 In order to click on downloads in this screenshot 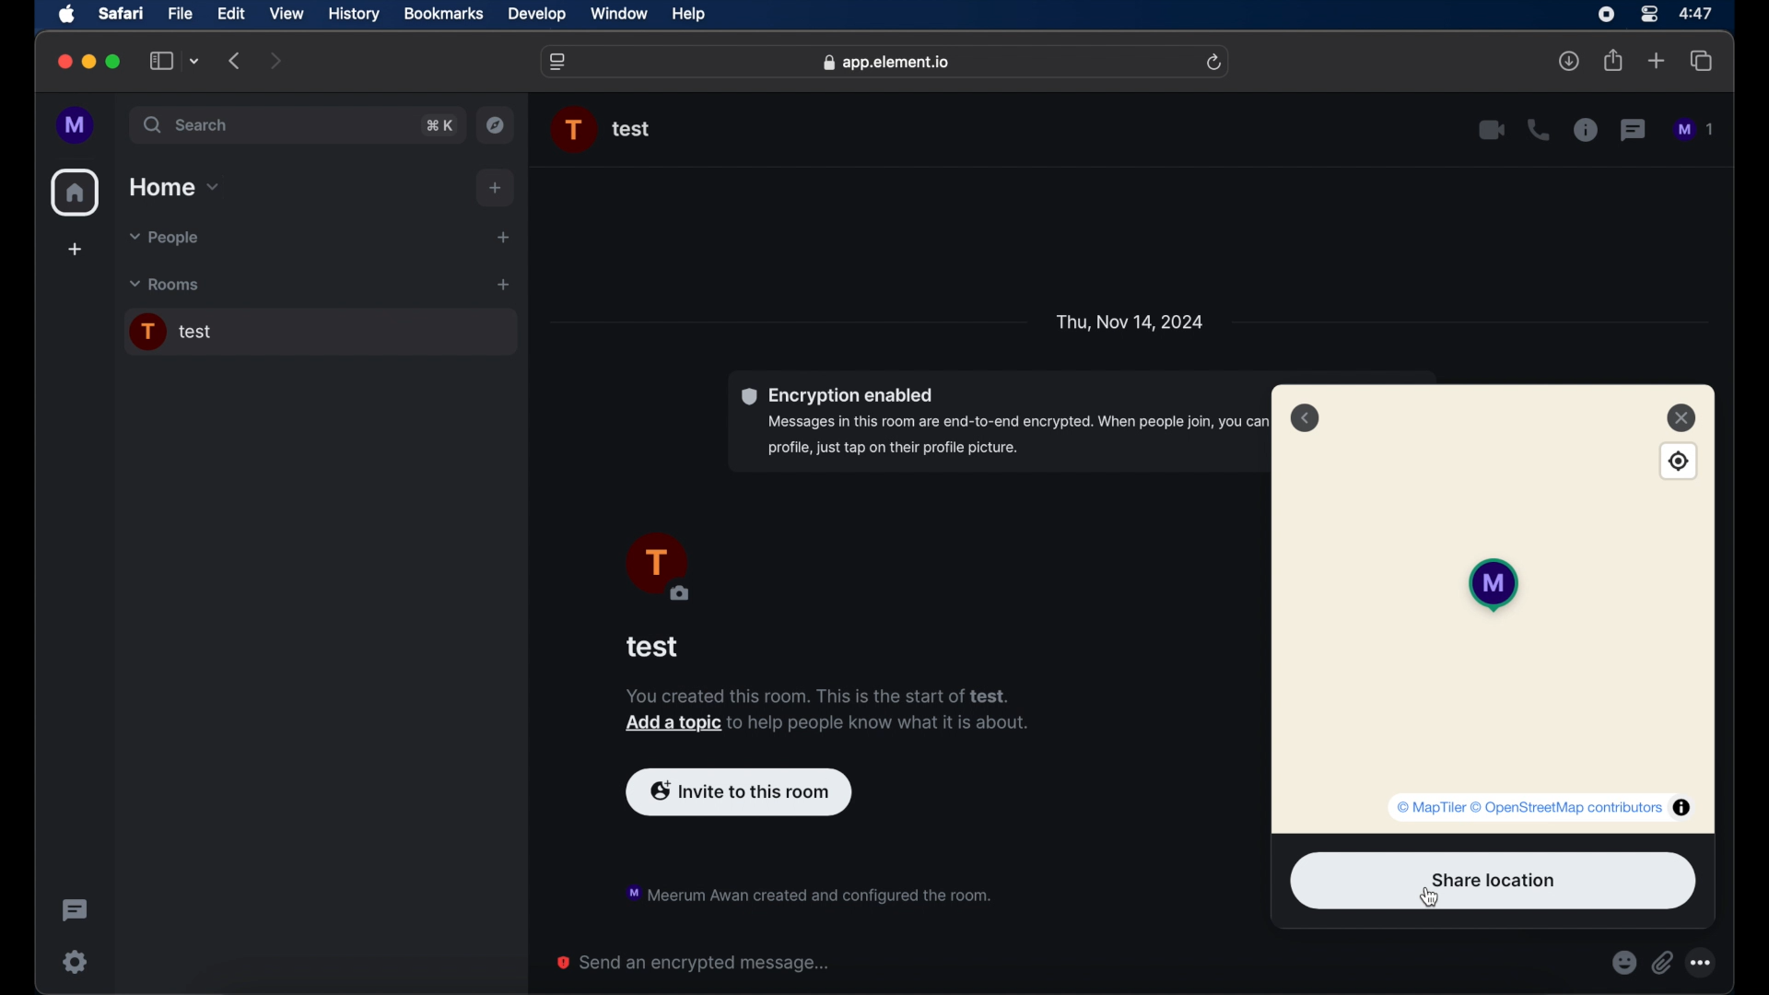, I will do `click(1571, 62)`.